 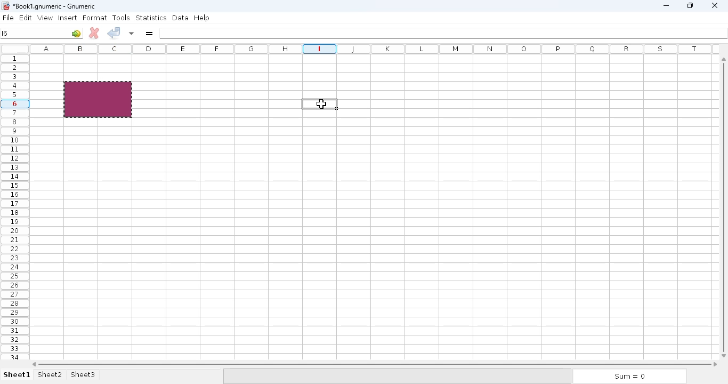 What do you see at coordinates (375, 49) in the screenshot?
I see `columns` at bounding box center [375, 49].